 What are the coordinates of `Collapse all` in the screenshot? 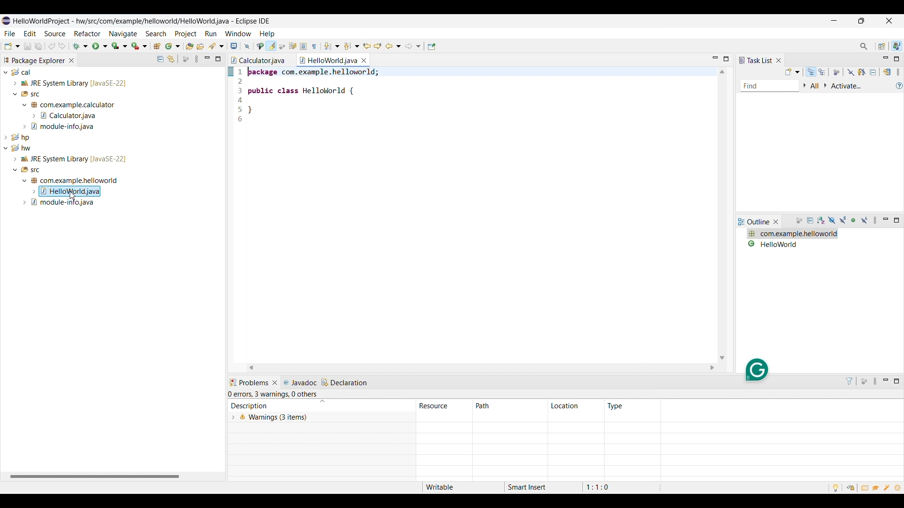 It's located at (161, 59).